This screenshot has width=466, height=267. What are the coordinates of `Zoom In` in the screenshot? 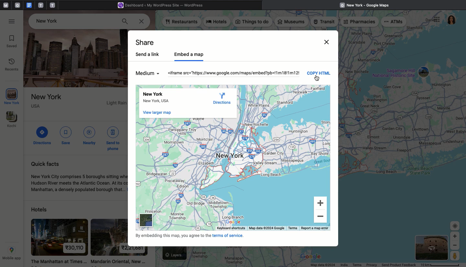 It's located at (322, 203).